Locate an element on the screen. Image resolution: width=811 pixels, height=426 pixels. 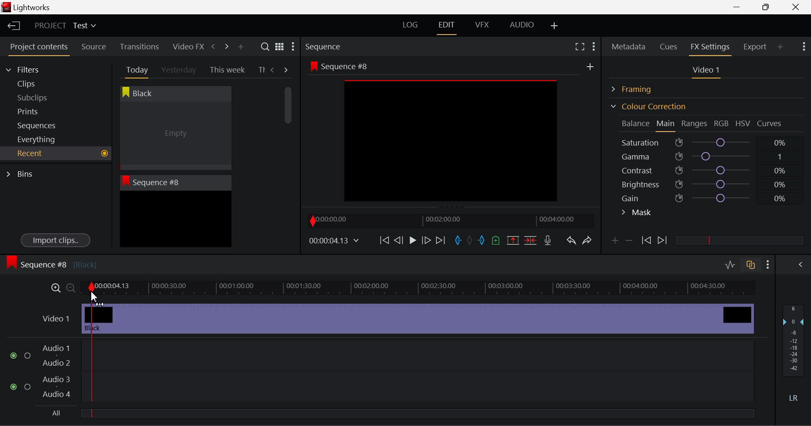
Add Panel is located at coordinates (240, 47).